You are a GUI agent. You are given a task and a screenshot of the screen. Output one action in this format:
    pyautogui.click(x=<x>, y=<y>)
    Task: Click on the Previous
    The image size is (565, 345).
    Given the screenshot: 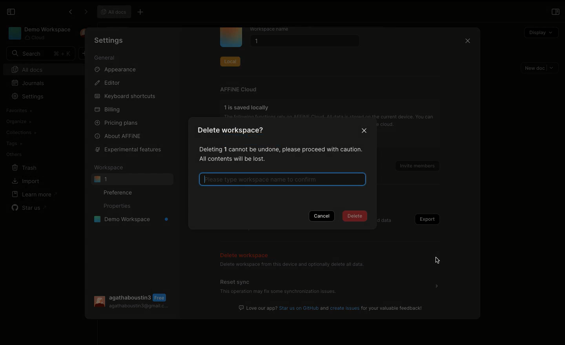 What is the action you would take?
    pyautogui.click(x=69, y=13)
    